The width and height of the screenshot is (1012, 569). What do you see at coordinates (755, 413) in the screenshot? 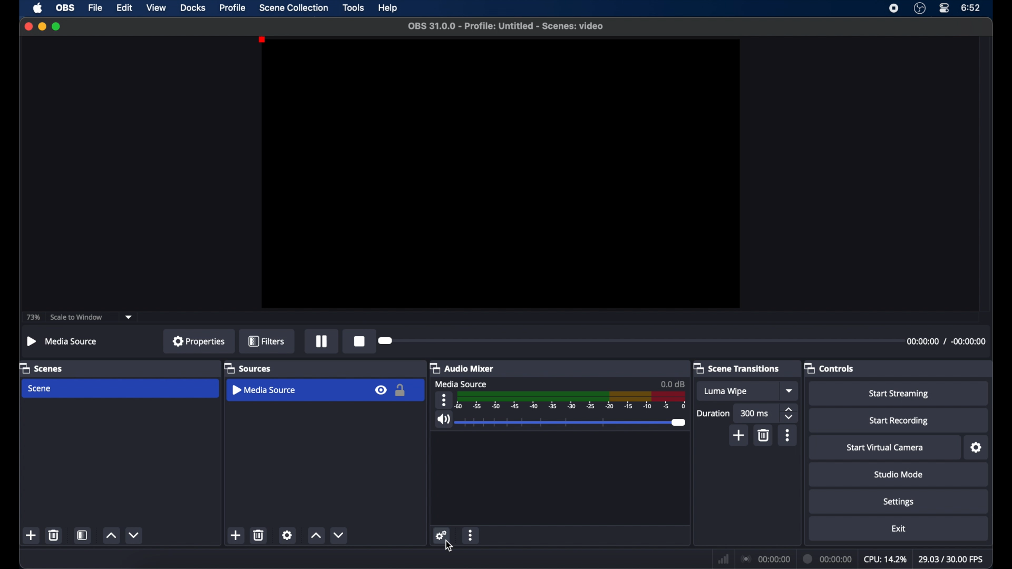
I see `300 ms` at bounding box center [755, 413].